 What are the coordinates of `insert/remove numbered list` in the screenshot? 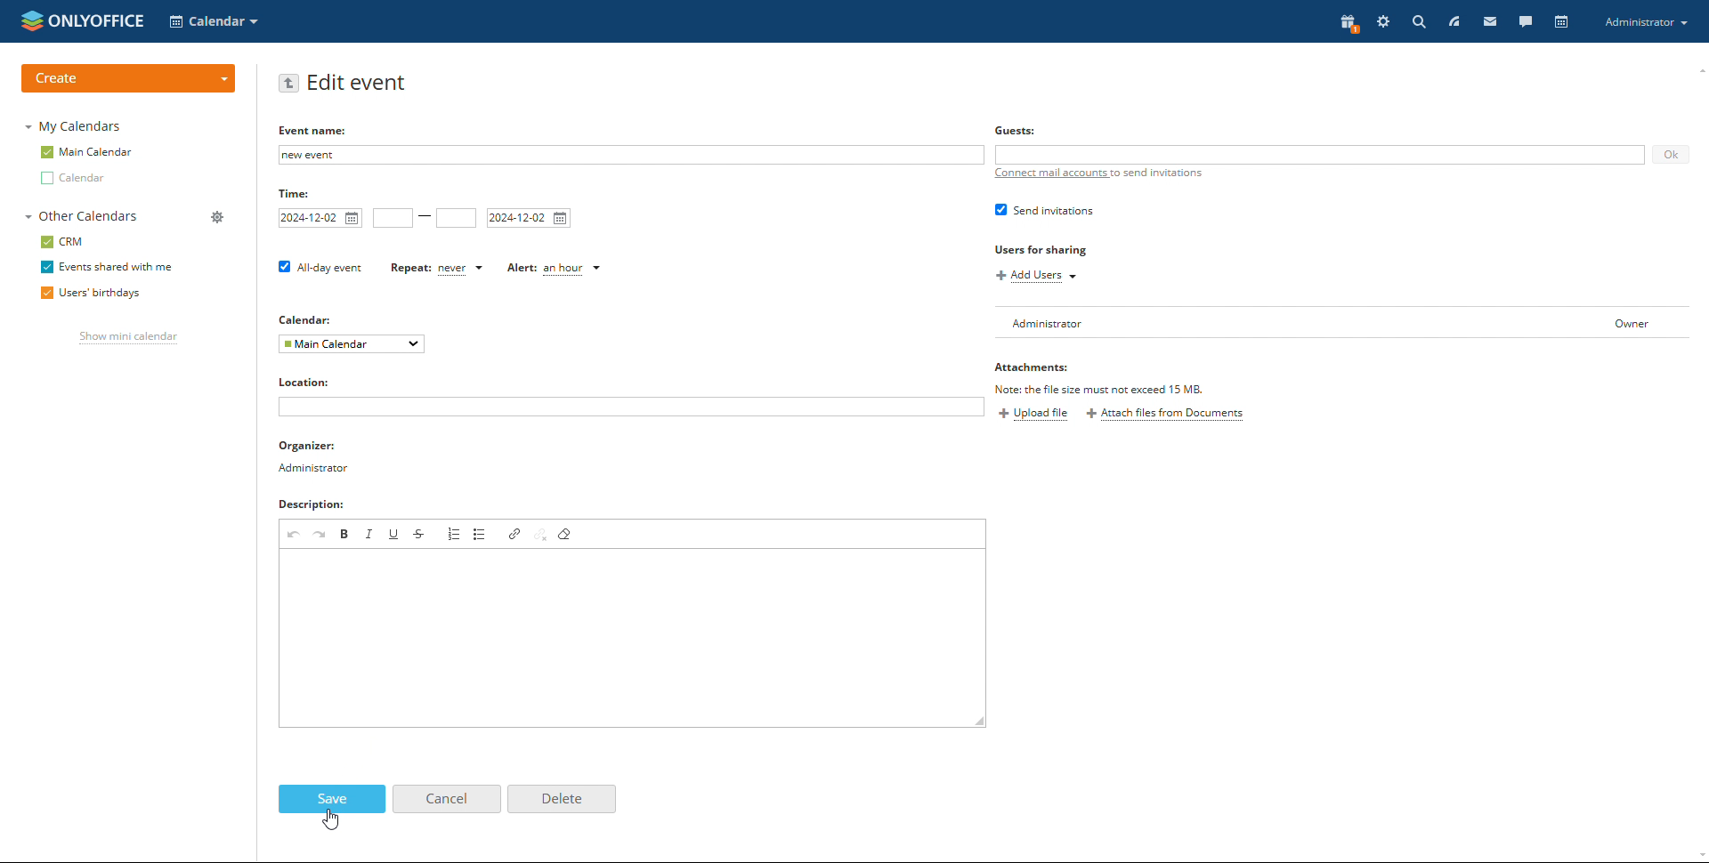 It's located at (456, 534).